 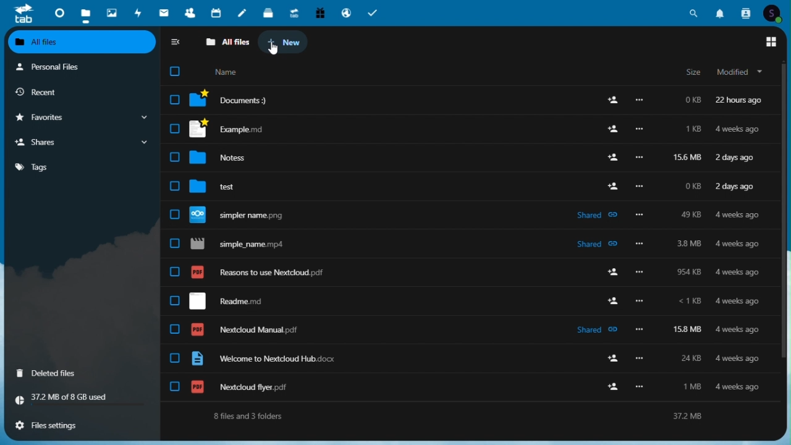 What do you see at coordinates (641, 186) in the screenshot?
I see `more options` at bounding box center [641, 186].